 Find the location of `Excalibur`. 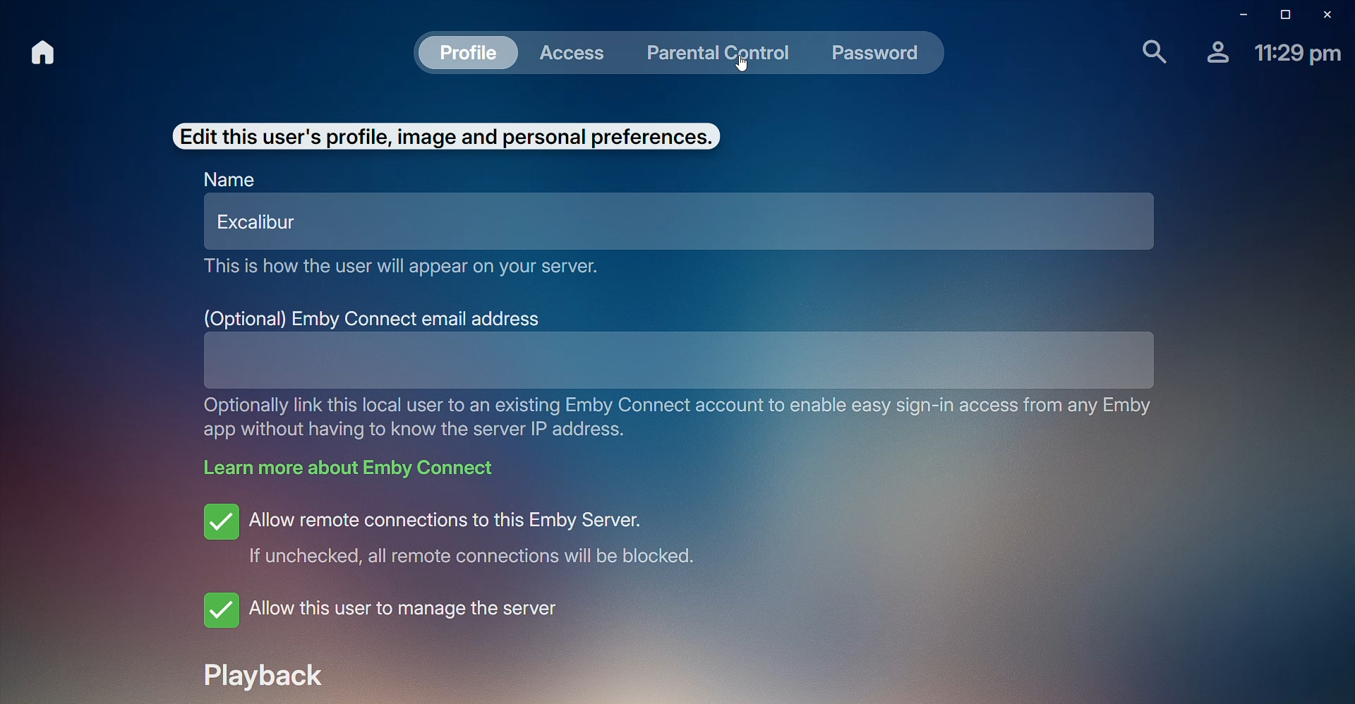

Excalibur is located at coordinates (680, 226).